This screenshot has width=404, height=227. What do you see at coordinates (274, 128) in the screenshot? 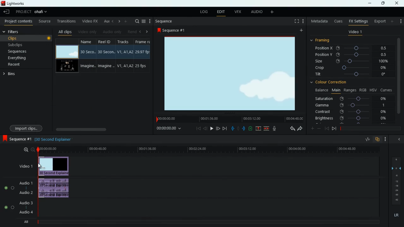
I see `mic` at bounding box center [274, 128].